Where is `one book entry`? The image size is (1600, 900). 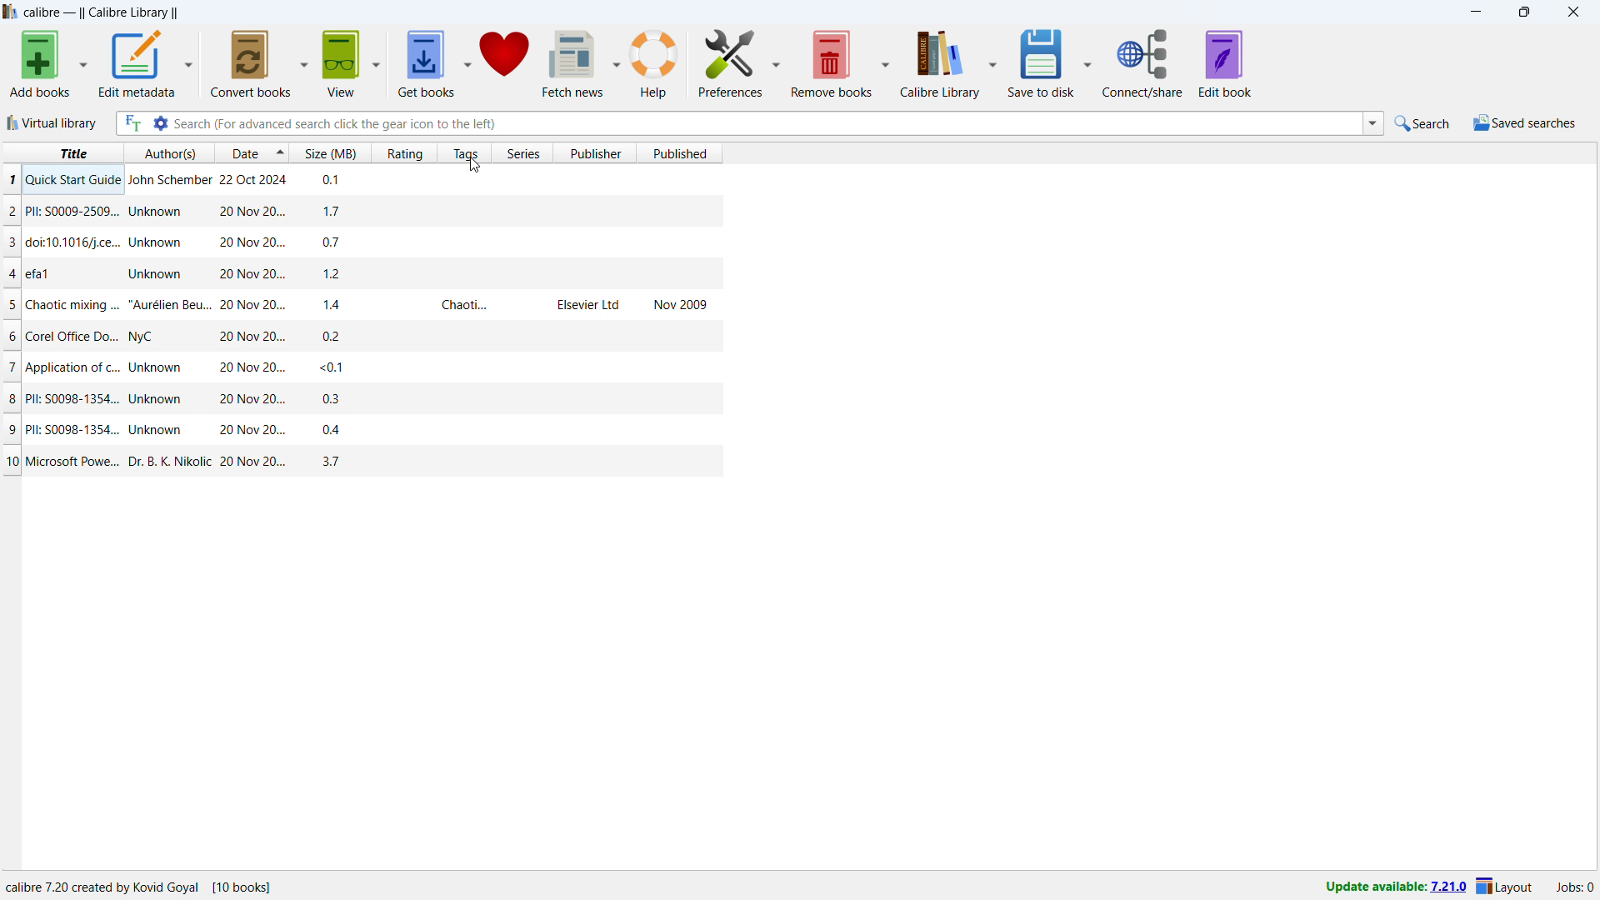
one book entry is located at coordinates (365, 465).